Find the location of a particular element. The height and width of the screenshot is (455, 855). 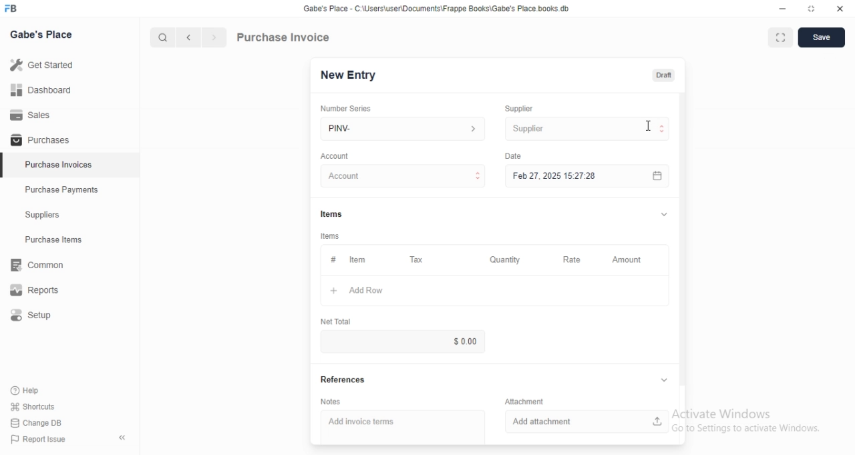

Add attachment is located at coordinates (587, 422).